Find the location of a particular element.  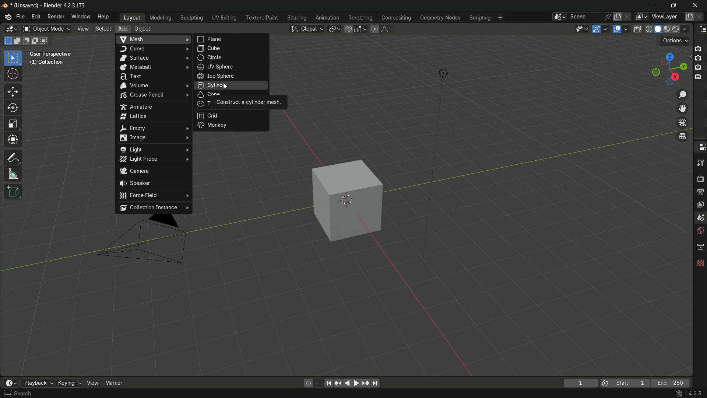

capture is located at coordinates (699, 59).